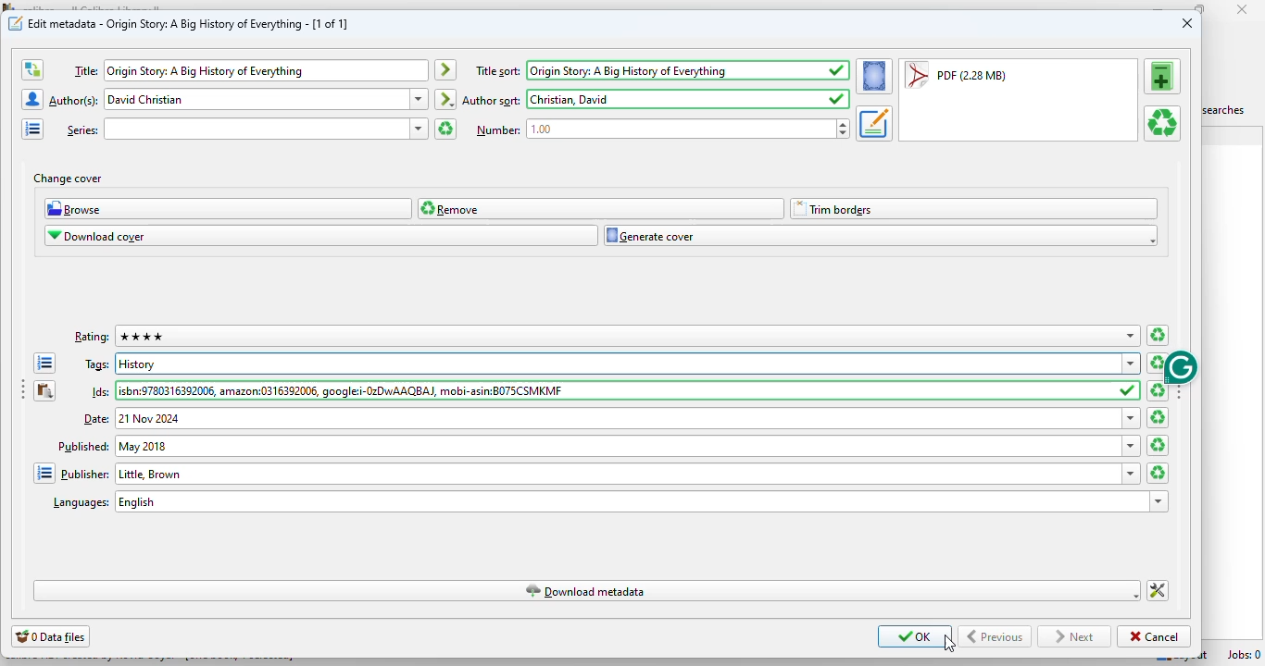  What do you see at coordinates (44, 473) in the screenshot?
I see `open the manage publishers editor` at bounding box center [44, 473].